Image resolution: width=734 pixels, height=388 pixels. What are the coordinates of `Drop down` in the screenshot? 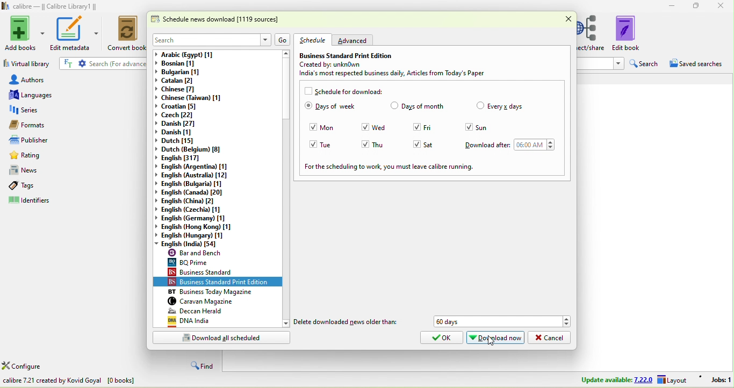 It's located at (567, 322).